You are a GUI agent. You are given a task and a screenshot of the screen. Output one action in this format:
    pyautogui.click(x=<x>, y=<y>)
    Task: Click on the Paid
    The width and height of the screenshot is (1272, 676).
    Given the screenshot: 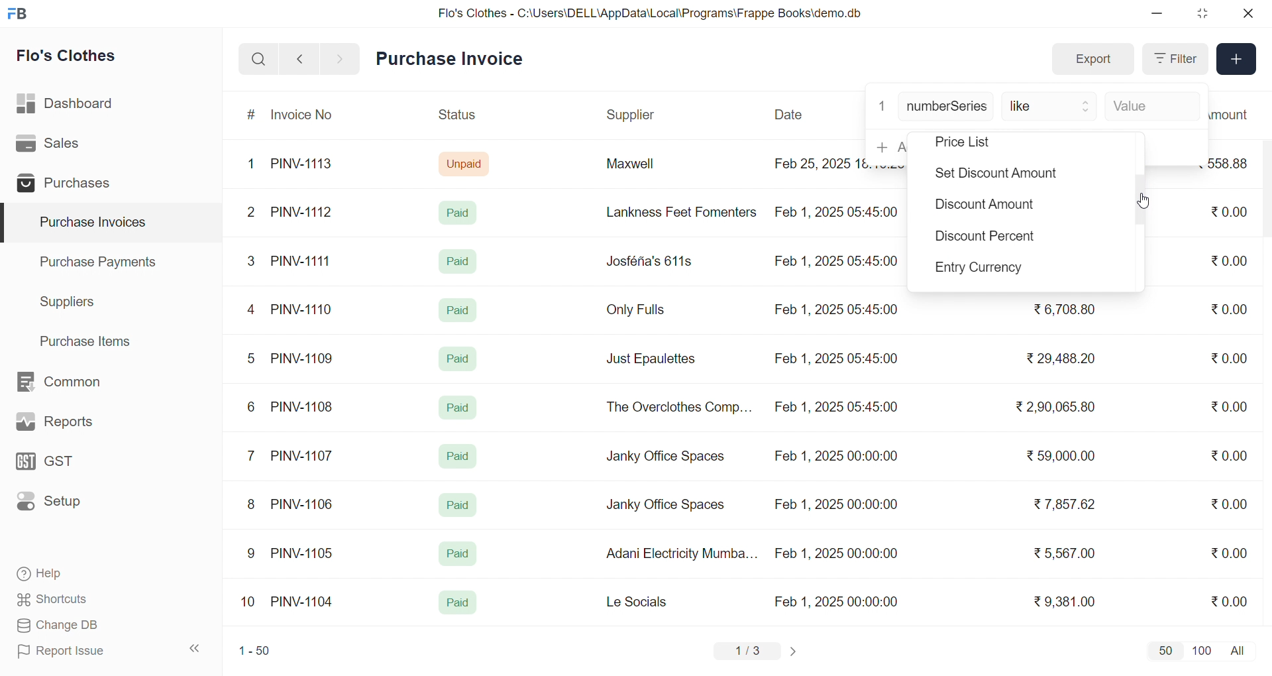 What is the action you would take?
    pyautogui.click(x=456, y=309)
    